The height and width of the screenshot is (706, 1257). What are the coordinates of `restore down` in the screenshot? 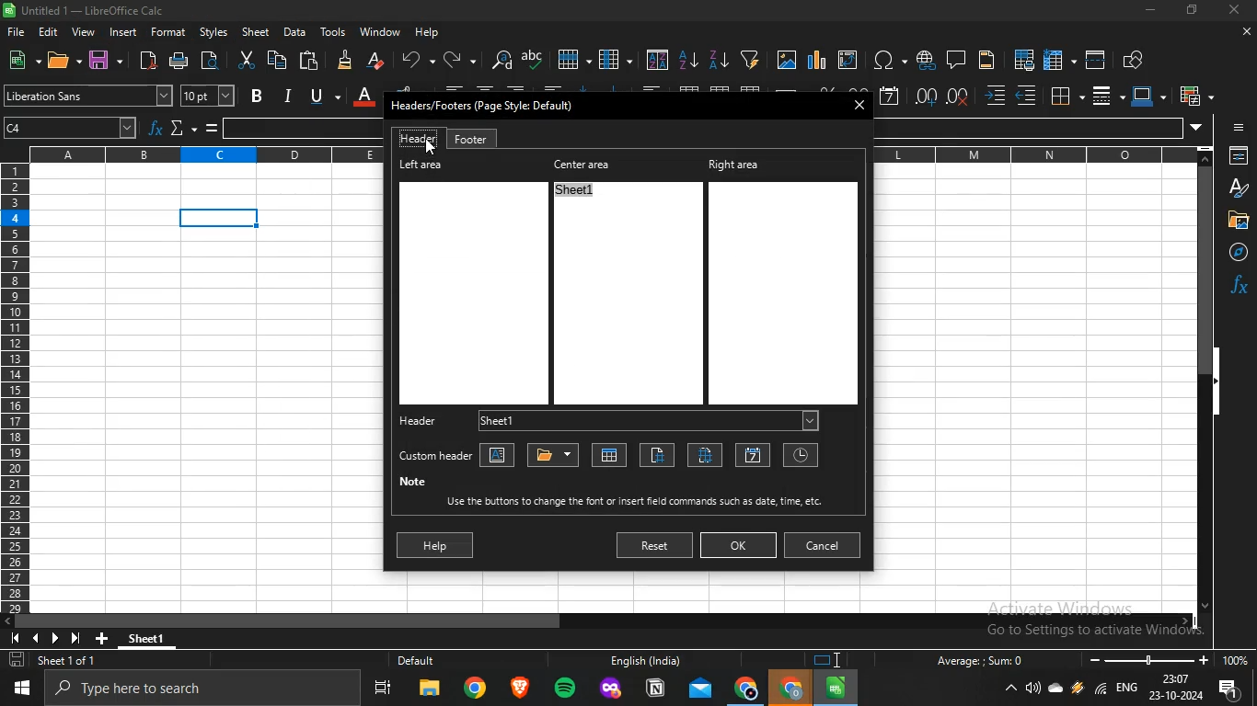 It's located at (1192, 11).